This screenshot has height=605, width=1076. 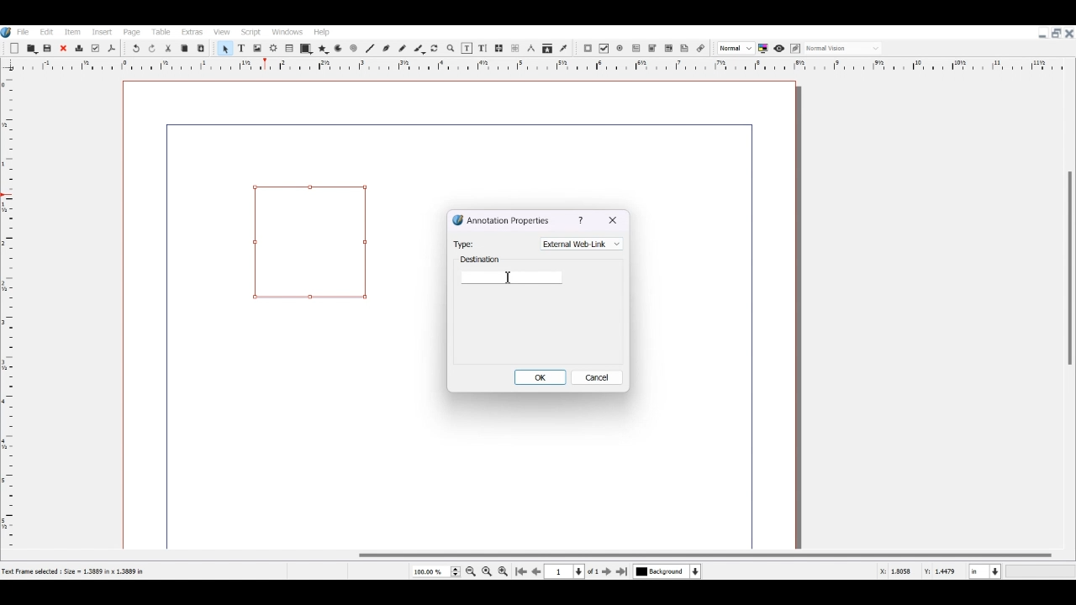 I want to click on Copy item properties, so click(x=547, y=50).